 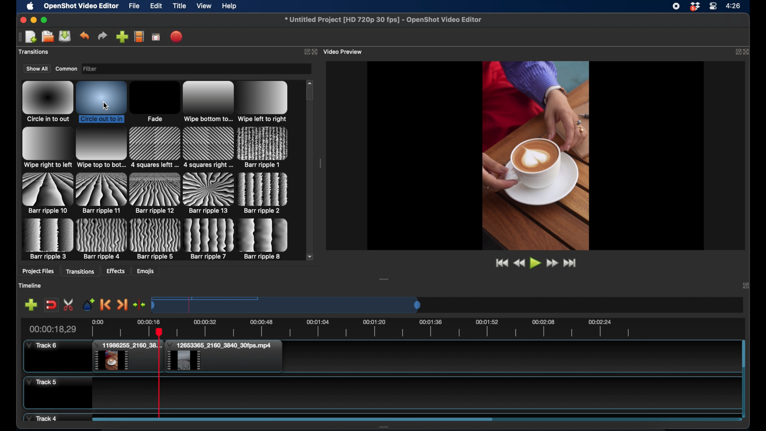 I want to click on show all, so click(x=37, y=69).